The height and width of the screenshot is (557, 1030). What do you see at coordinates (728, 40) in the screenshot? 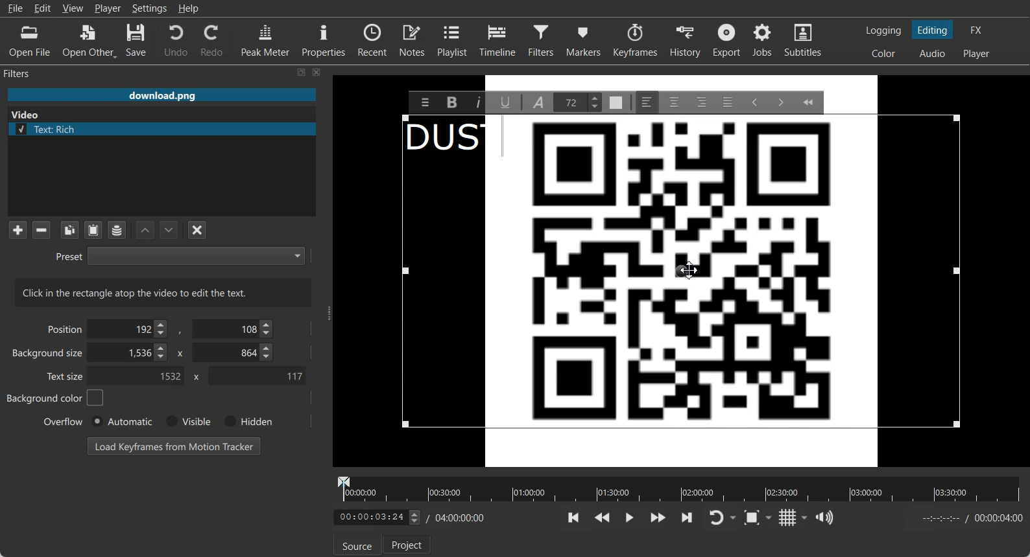
I see `Export` at bounding box center [728, 40].